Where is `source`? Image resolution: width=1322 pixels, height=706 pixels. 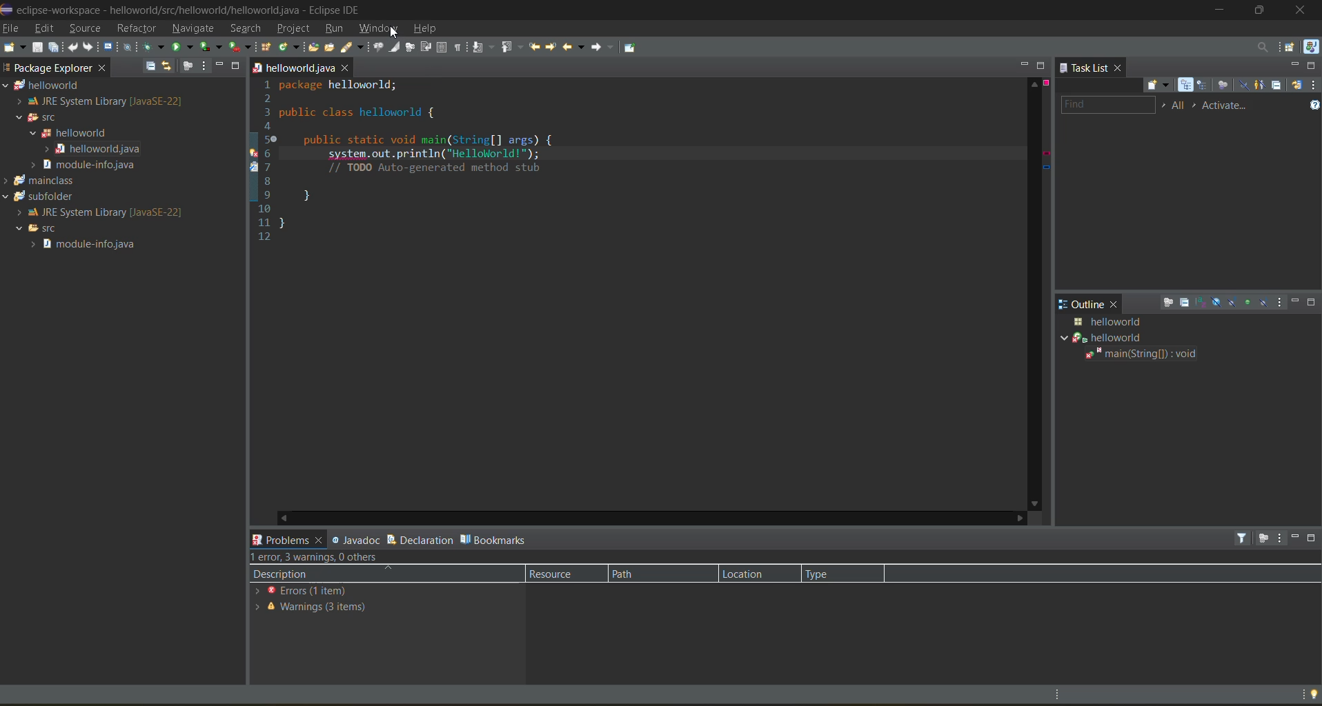 source is located at coordinates (87, 30).